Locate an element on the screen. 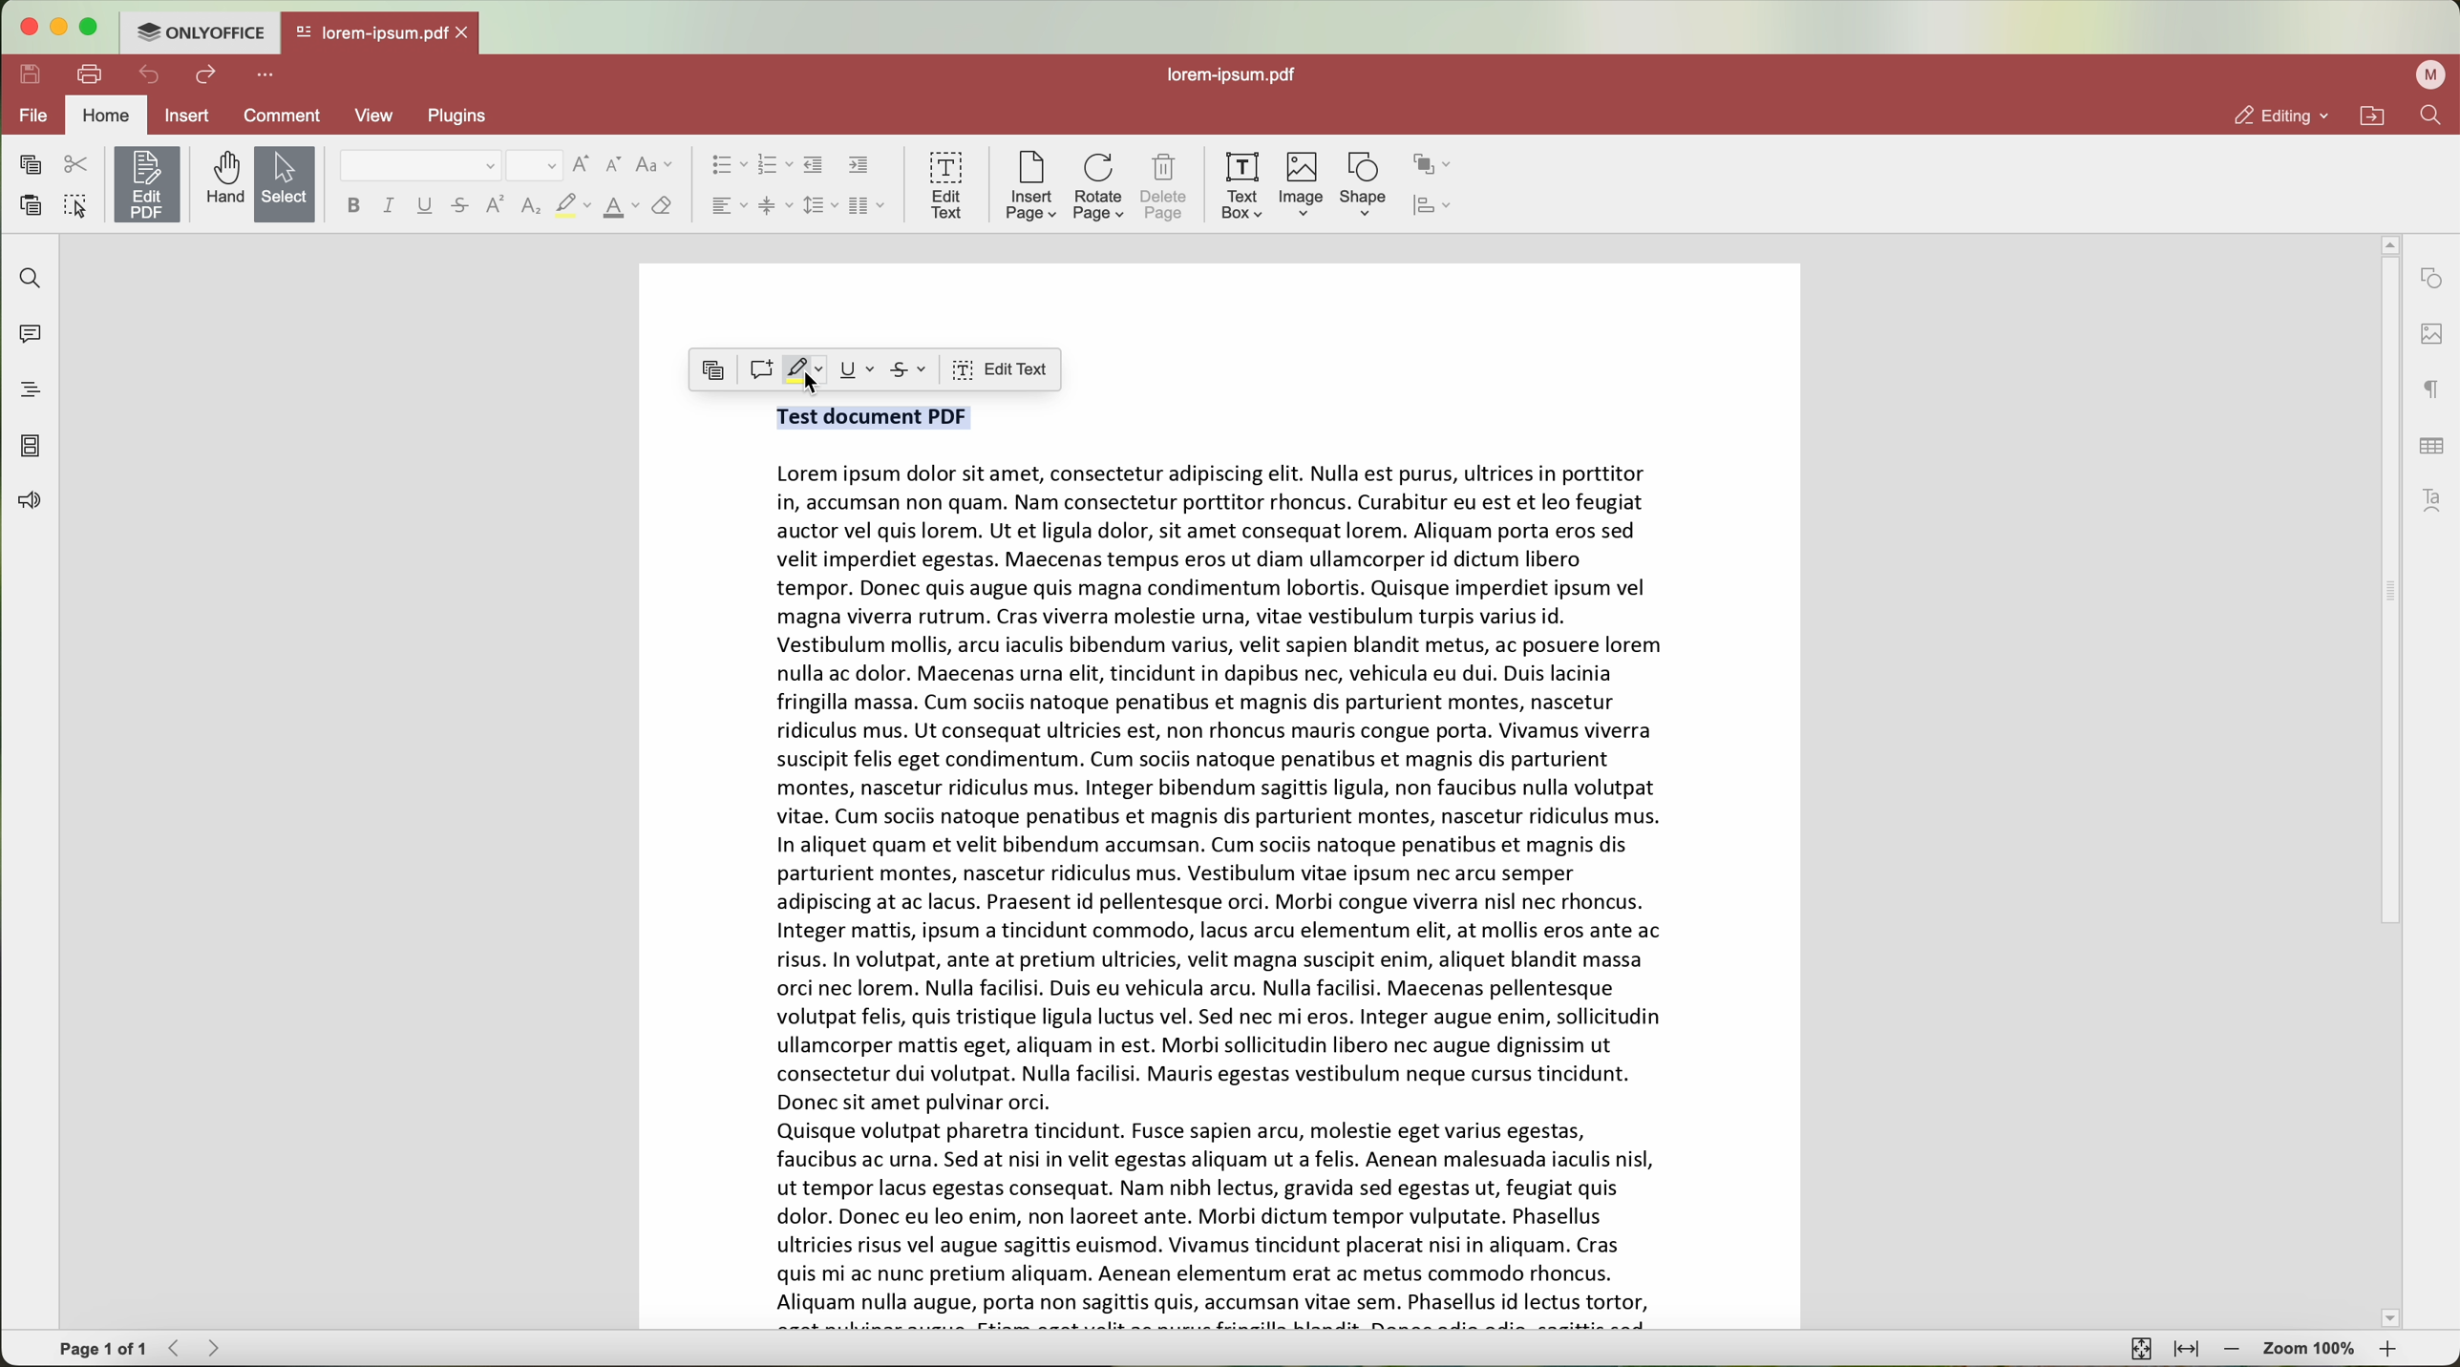 The image size is (2460, 1367). selected title is located at coordinates (876, 419).